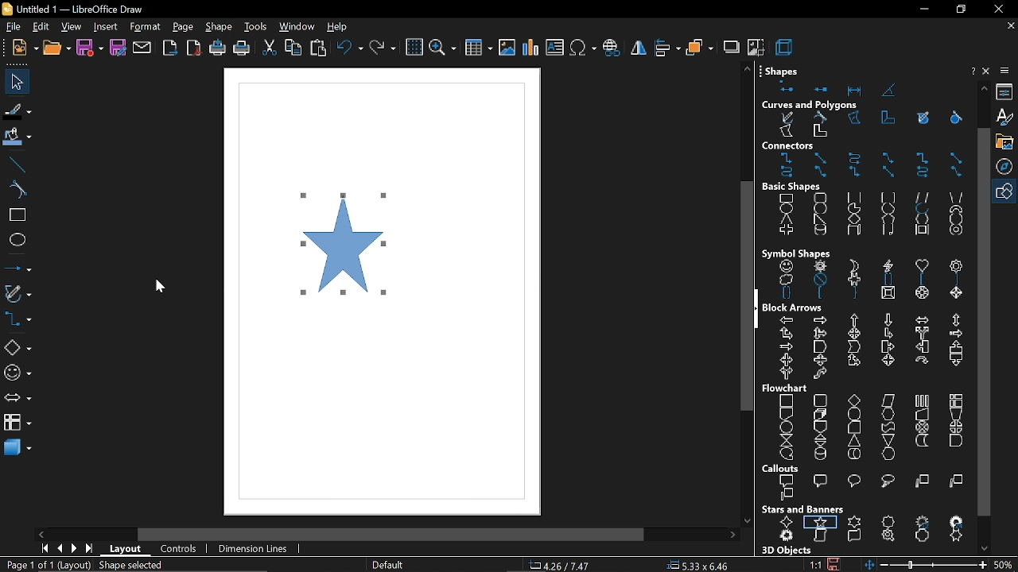 The image size is (1018, 572). I want to click on flowchart, so click(17, 421).